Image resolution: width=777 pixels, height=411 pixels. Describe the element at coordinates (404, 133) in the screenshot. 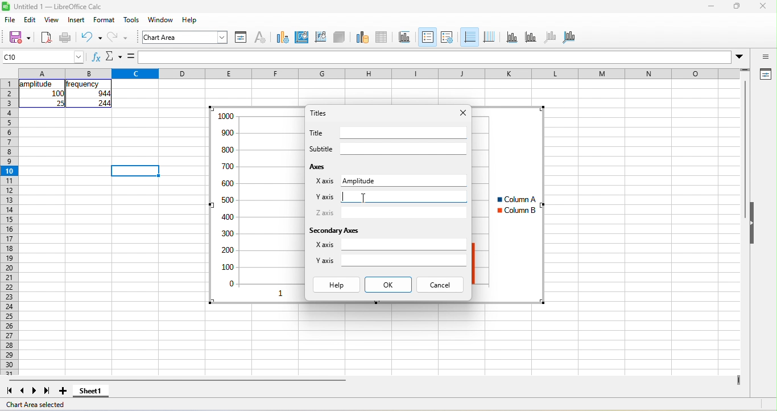

I see `Input for title` at that location.